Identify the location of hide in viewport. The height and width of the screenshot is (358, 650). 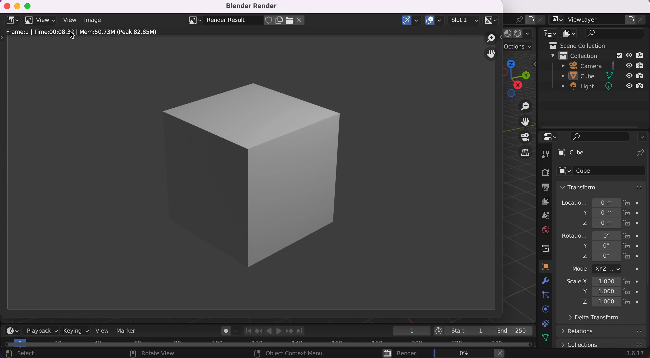
(628, 75).